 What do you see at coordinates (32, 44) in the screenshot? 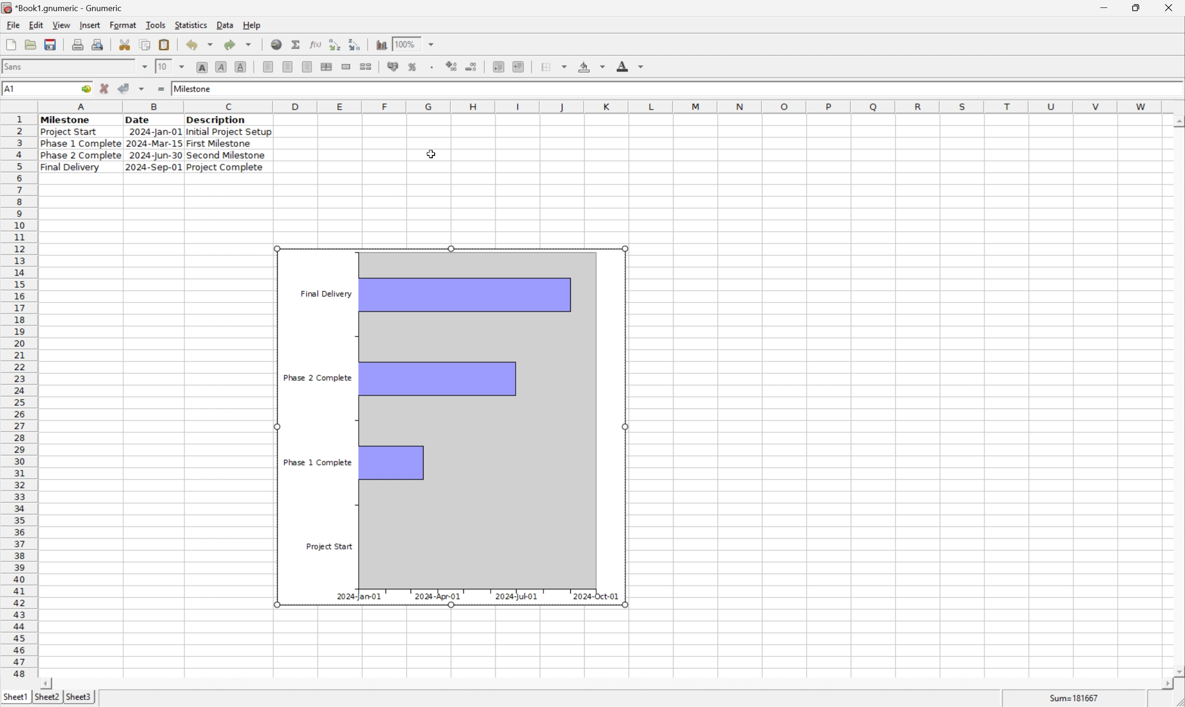
I see `open a file` at bounding box center [32, 44].